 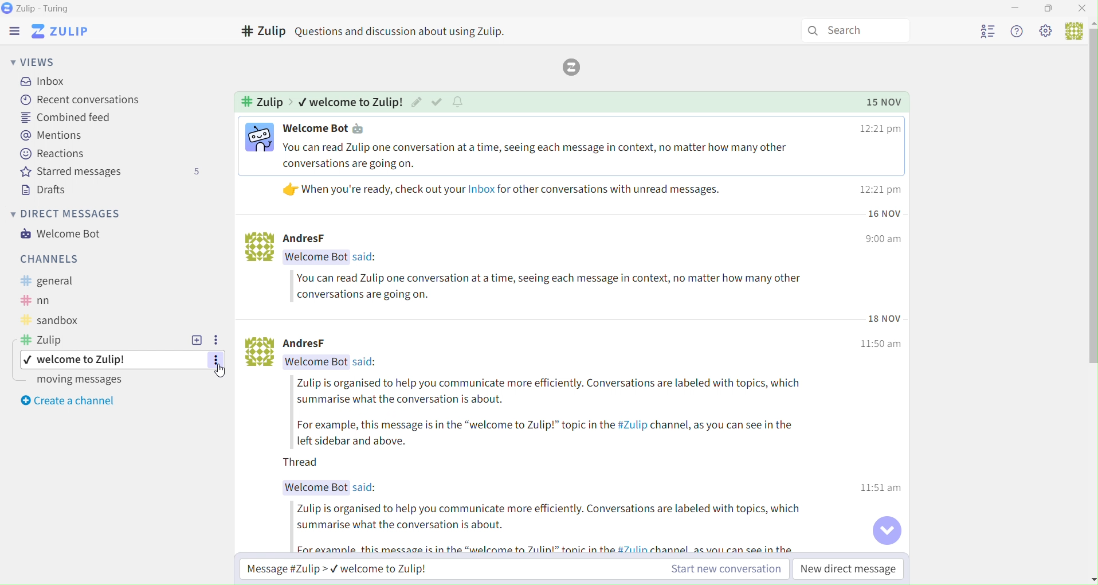 I want to click on Text, so click(x=367, y=258).